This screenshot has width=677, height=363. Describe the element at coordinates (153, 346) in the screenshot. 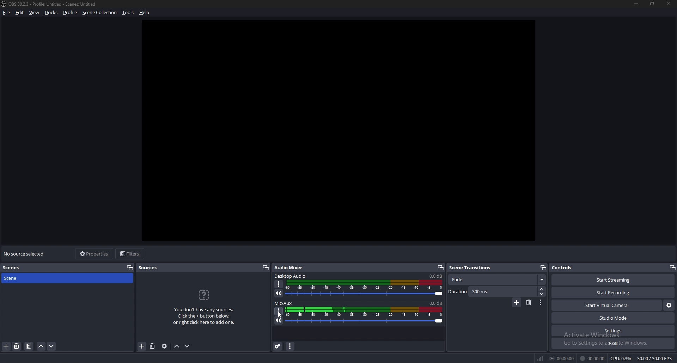

I see `add source` at that location.